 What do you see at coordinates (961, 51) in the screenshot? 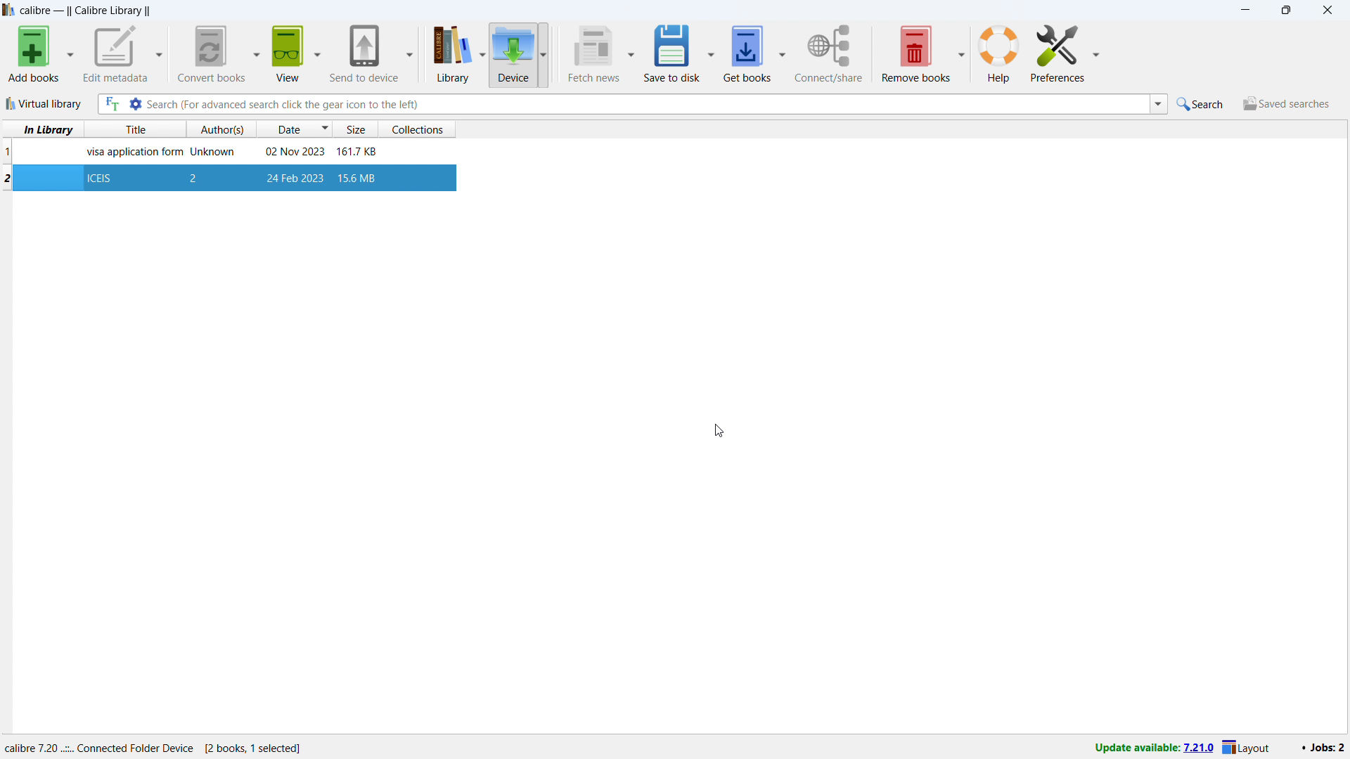
I see `remove books options` at bounding box center [961, 51].